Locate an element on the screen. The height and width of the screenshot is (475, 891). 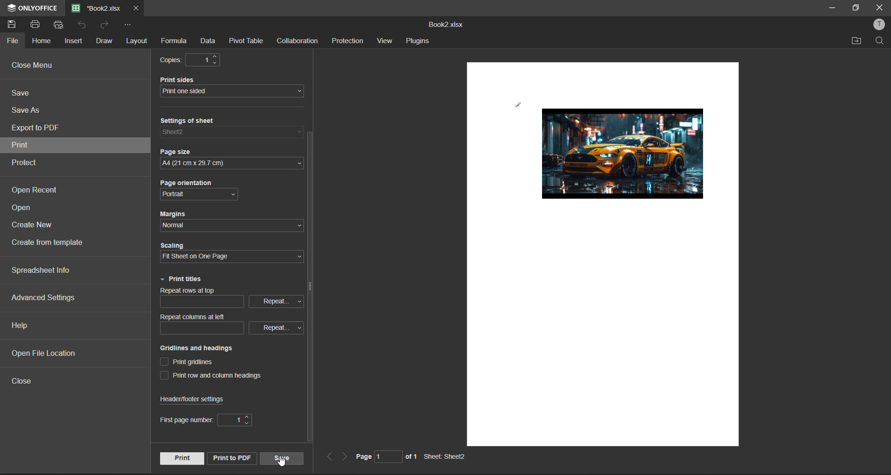
print is located at coordinates (39, 25).